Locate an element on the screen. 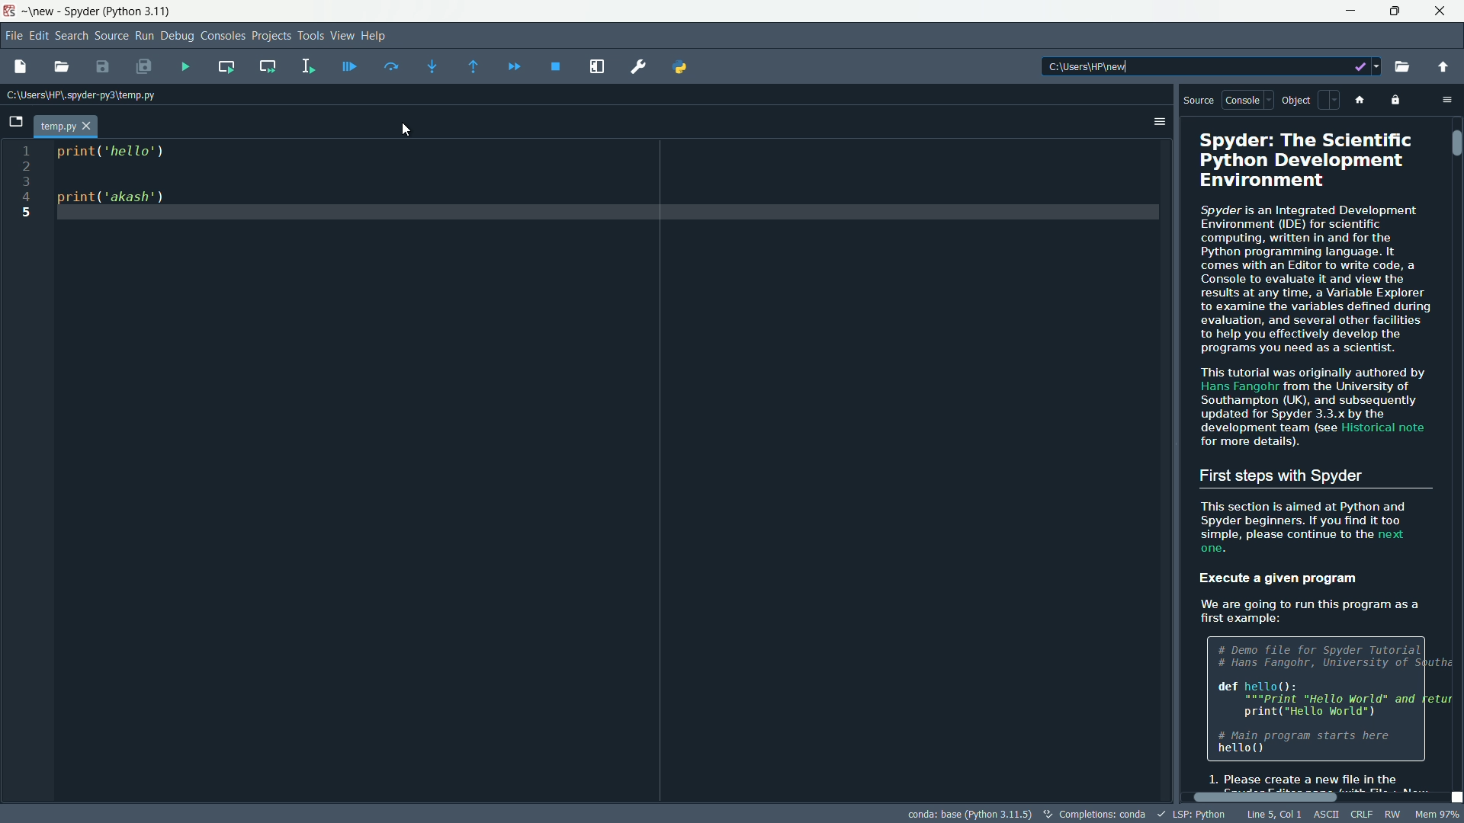 This screenshot has width=1464, height=823. run current cell and go to the next one  is located at coordinates (267, 64).